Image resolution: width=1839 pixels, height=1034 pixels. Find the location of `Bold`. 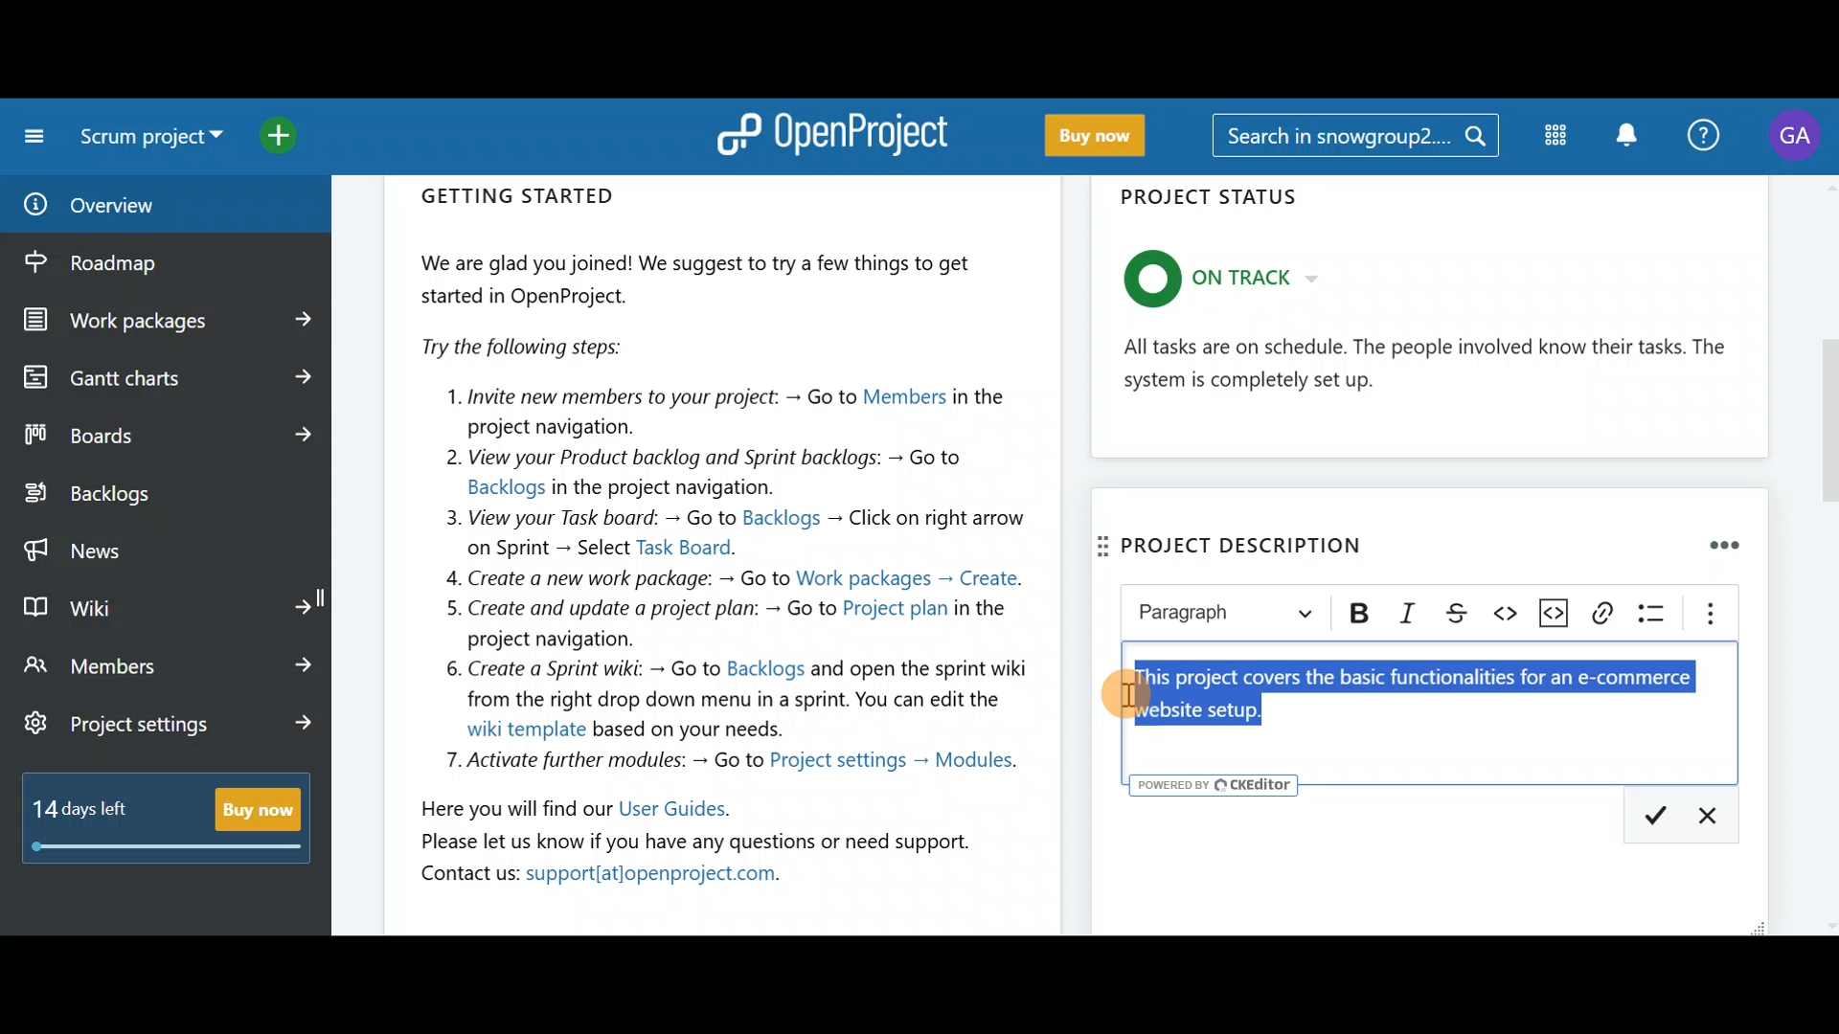

Bold is located at coordinates (1361, 615).